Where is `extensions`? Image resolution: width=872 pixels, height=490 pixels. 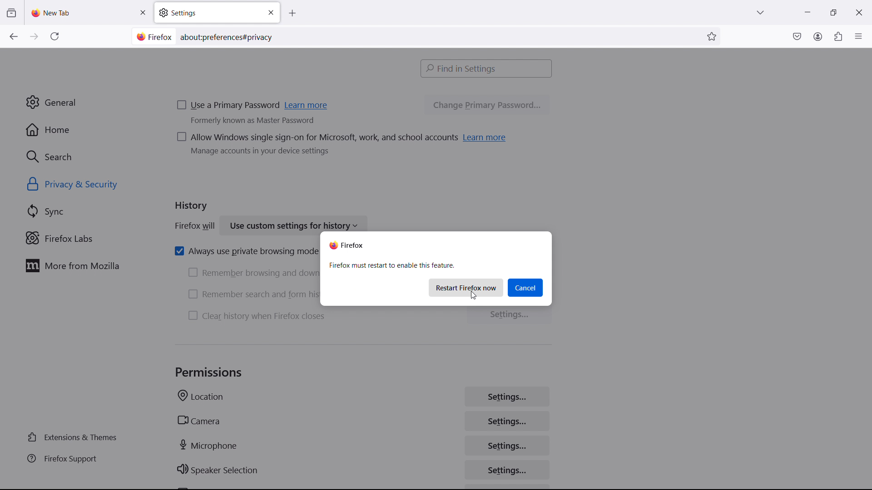
extensions is located at coordinates (837, 36).